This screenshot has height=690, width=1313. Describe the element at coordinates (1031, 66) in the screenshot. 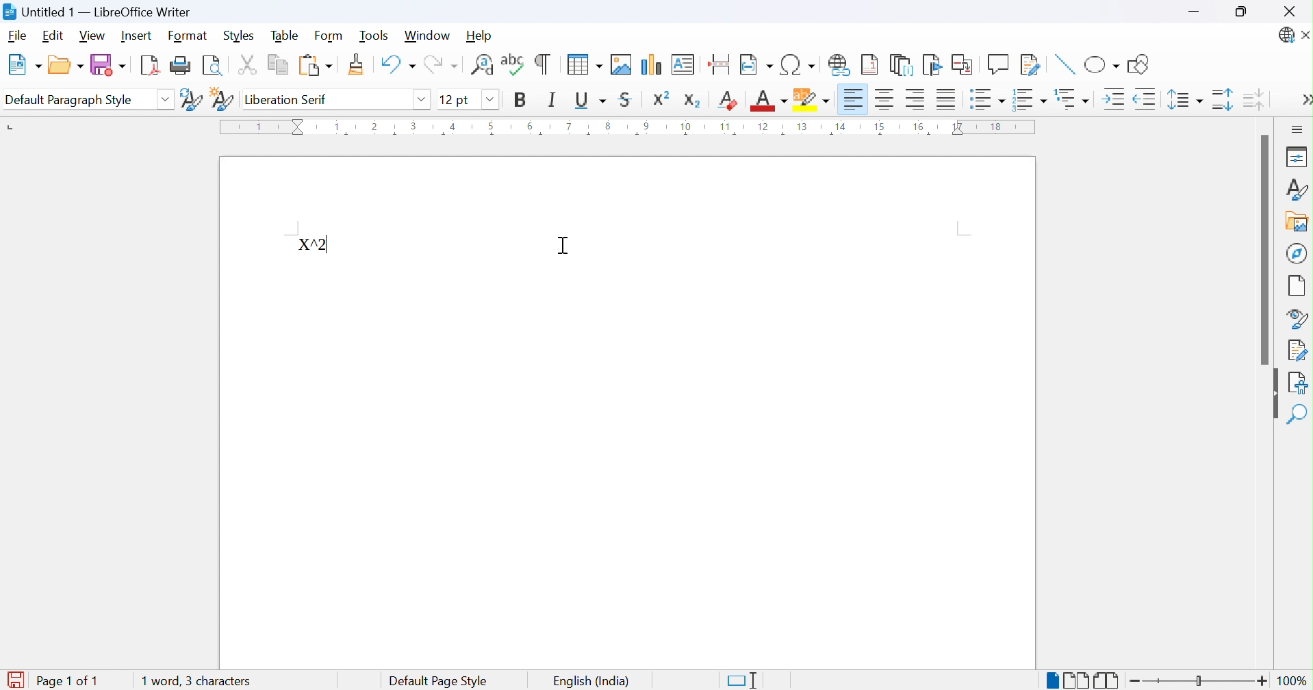

I see `Show track changes functions` at that location.